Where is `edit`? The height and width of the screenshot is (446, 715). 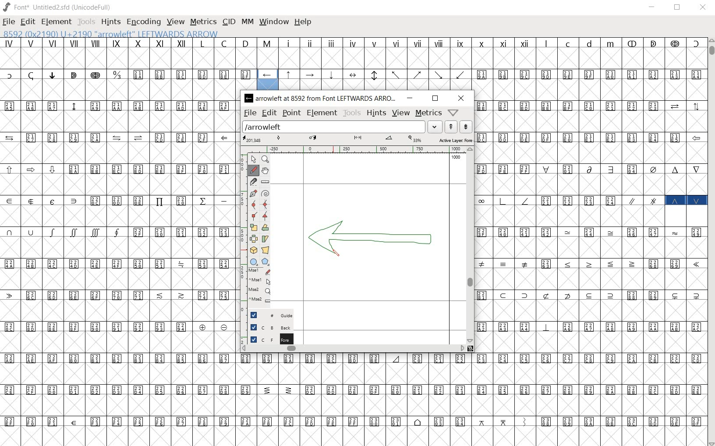 edit is located at coordinates (27, 22).